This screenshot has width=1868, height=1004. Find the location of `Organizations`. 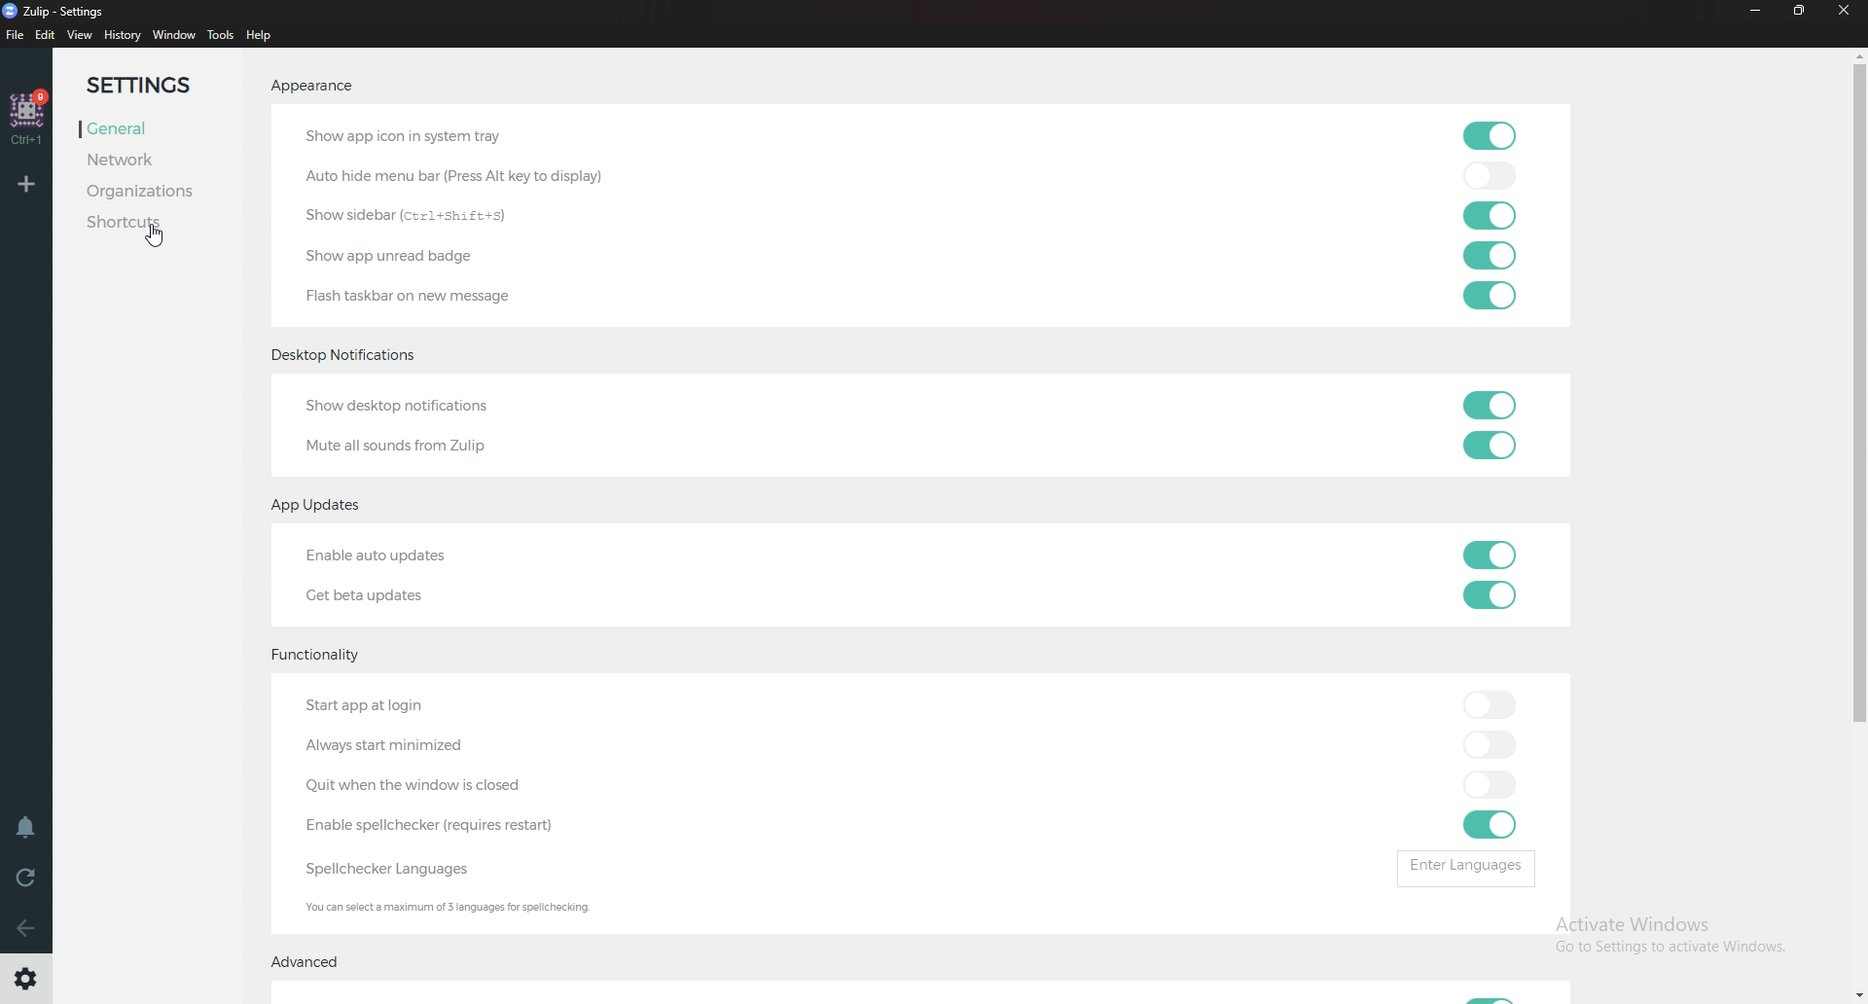

Organizations is located at coordinates (164, 193).